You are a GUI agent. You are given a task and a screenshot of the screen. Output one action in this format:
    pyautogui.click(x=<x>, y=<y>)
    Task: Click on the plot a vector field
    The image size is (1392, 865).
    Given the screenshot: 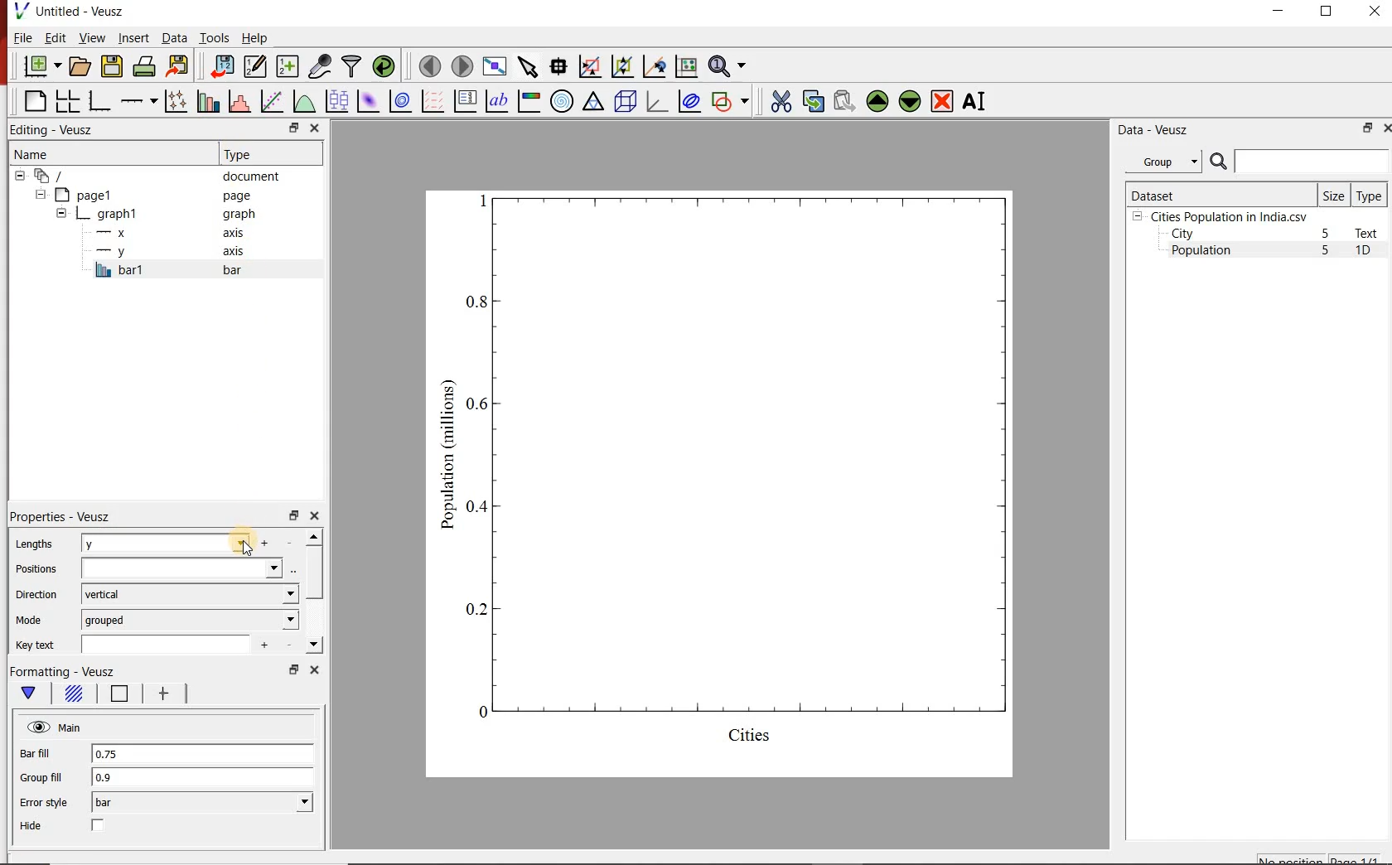 What is the action you would take?
    pyautogui.click(x=431, y=100)
    